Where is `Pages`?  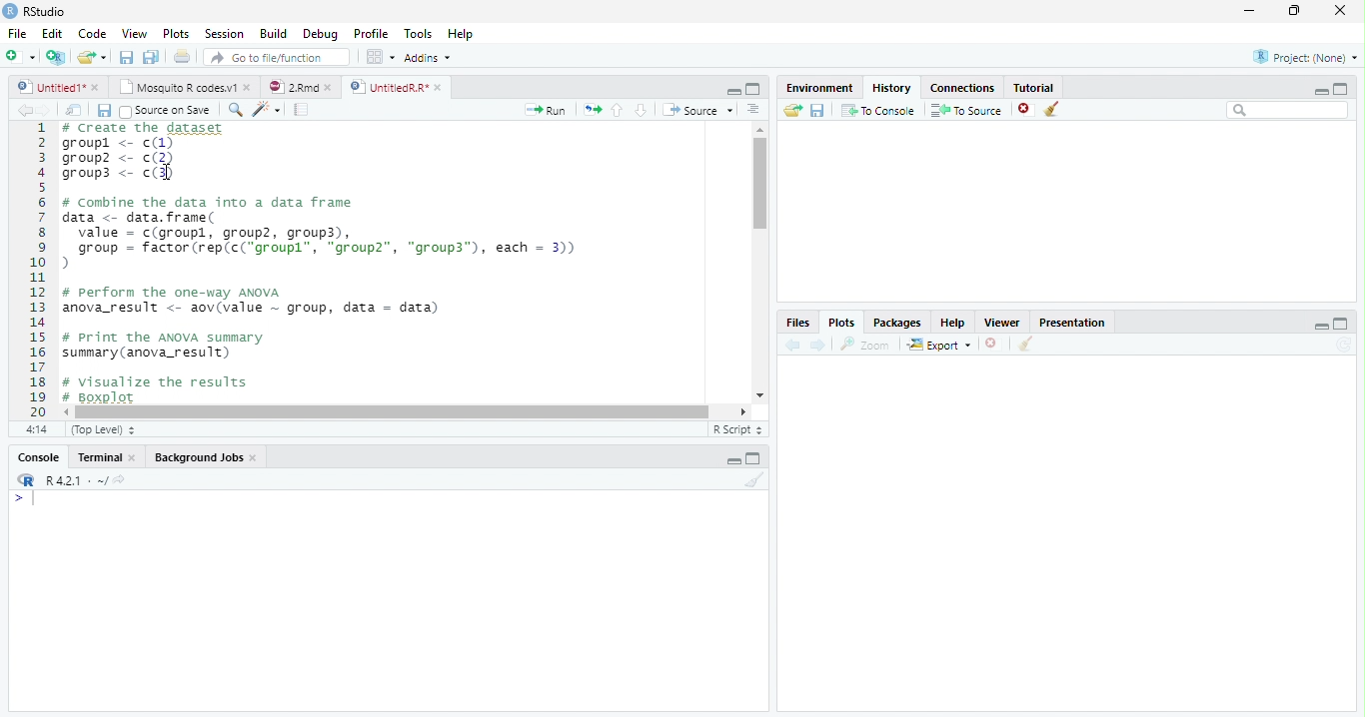 Pages is located at coordinates (301, 111).